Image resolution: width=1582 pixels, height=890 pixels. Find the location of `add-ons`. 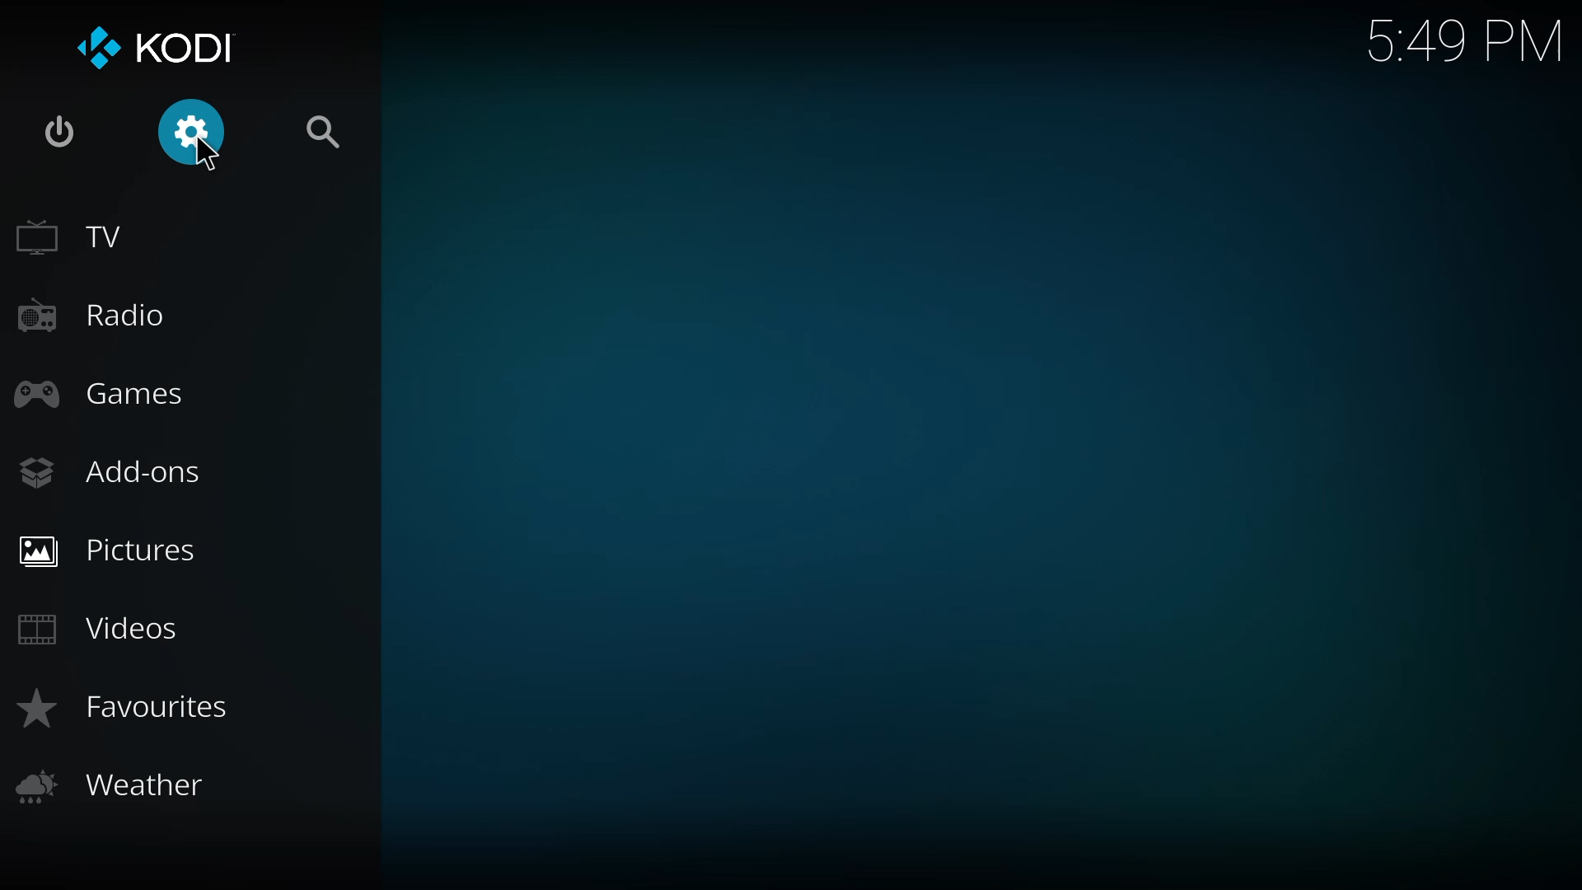

add-ons is located at coordinates (114, 469).